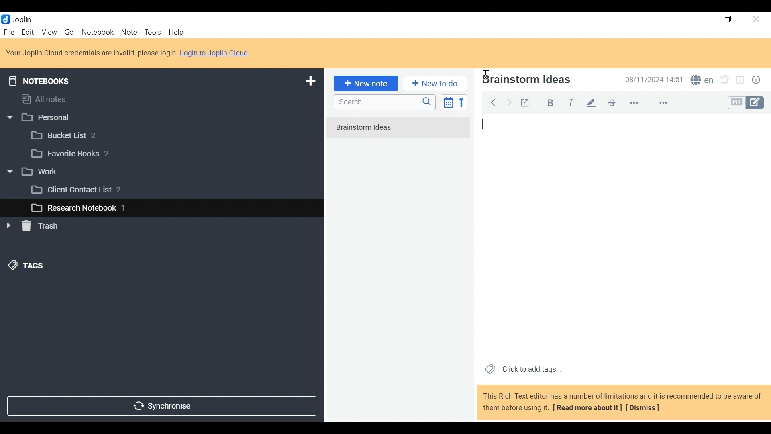 This screenshot has width=771, height=434. Describe the element at coordinates (218, 53) in the screenshot. I see `Login to Joplin Cloud` at that location.